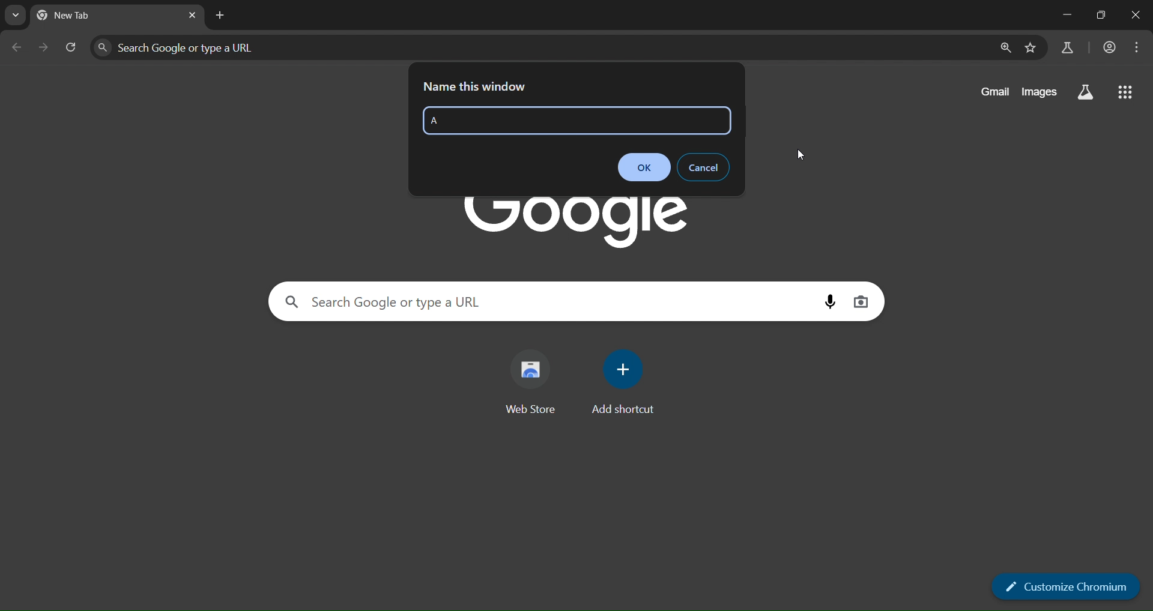  What do you see at coordinates (1137, 14) in the screenshot?
I see `close` at bounding box center [1137, 14].